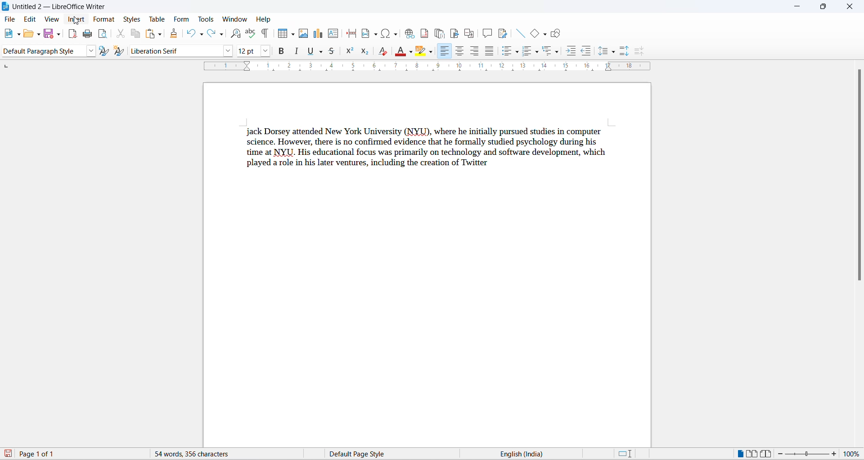 This screenshot has height=460, width=864. What do you see at coordinates (77, 21) in the screenshot?
I see `cursor` at bounding box center [77, 21].